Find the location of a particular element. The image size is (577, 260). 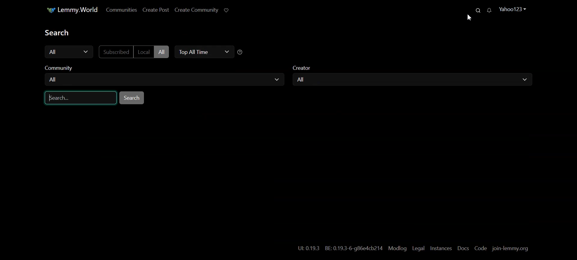

All is located at coordinates (410, 80).